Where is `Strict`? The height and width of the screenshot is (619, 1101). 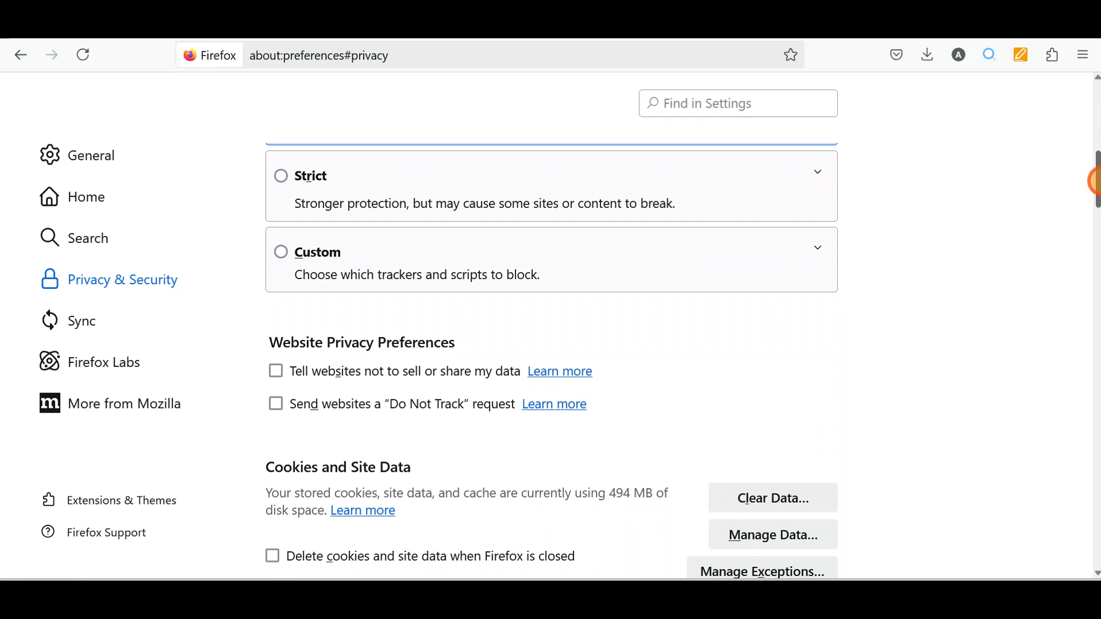
Strict is located at coordinates (311, 175).